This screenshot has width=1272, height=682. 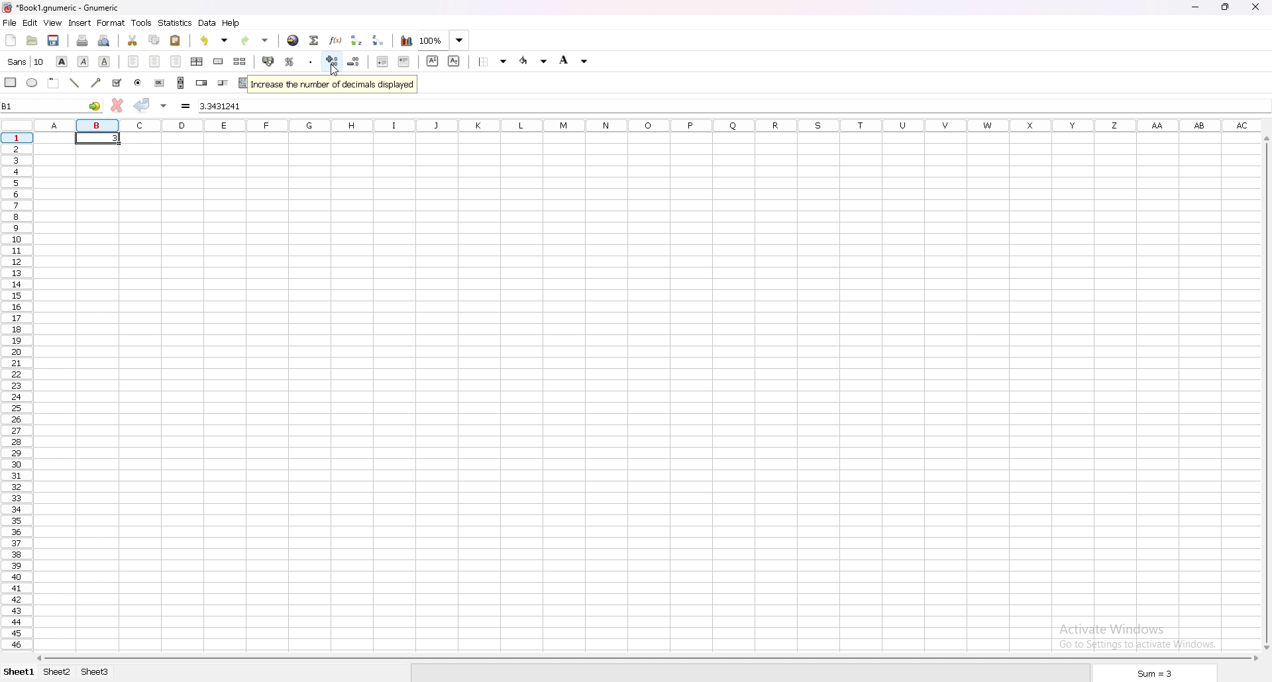 I want to click on accept changes, so click(x=142, y=106).